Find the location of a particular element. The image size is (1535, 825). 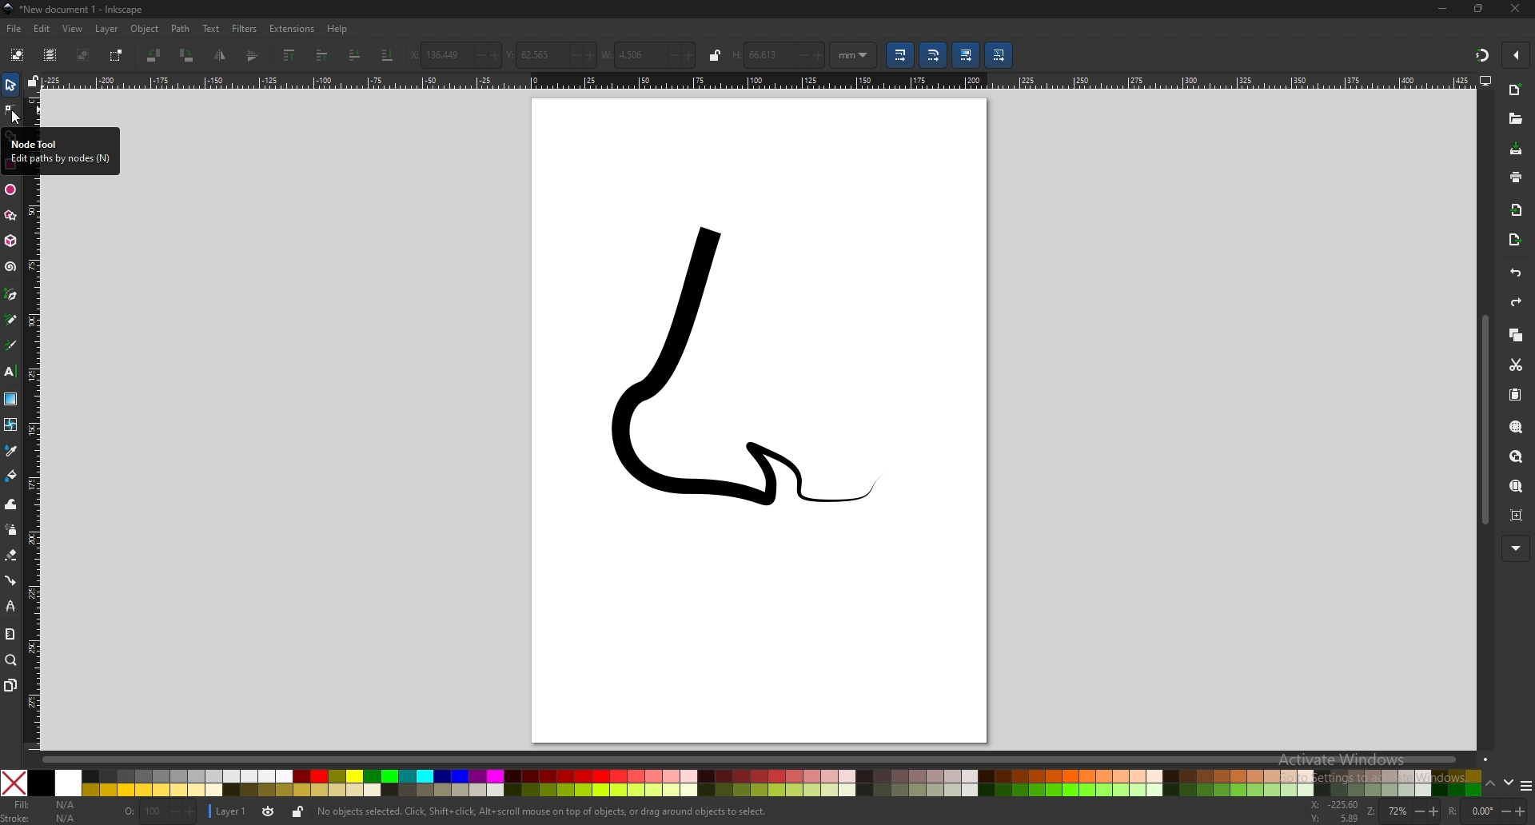

edit is located at coordinates (42, 29).